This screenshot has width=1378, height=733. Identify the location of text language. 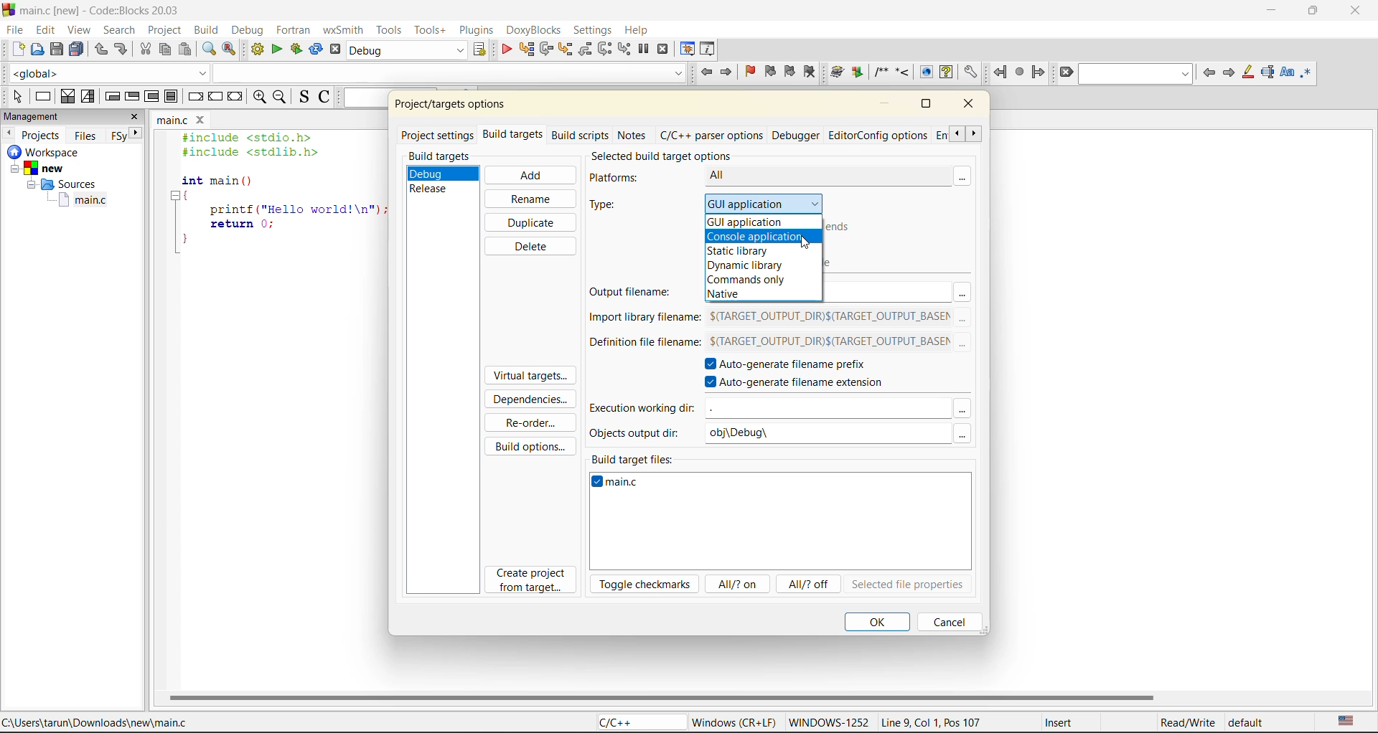
(1349, 722).